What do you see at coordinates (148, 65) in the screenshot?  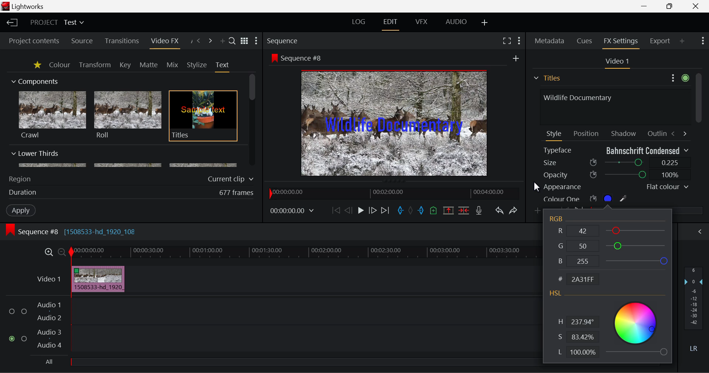 I see `Matte` at bounding box center [148, 65].